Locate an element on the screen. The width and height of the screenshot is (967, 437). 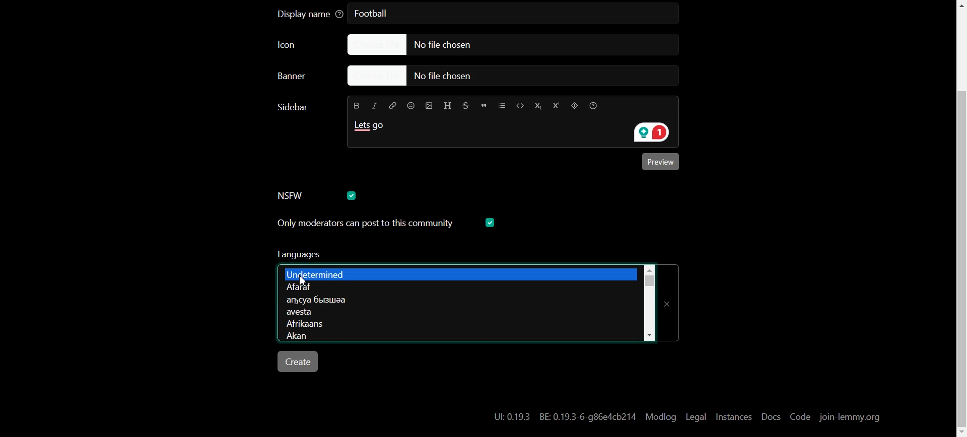
Code is located at coordinates (799, 417).